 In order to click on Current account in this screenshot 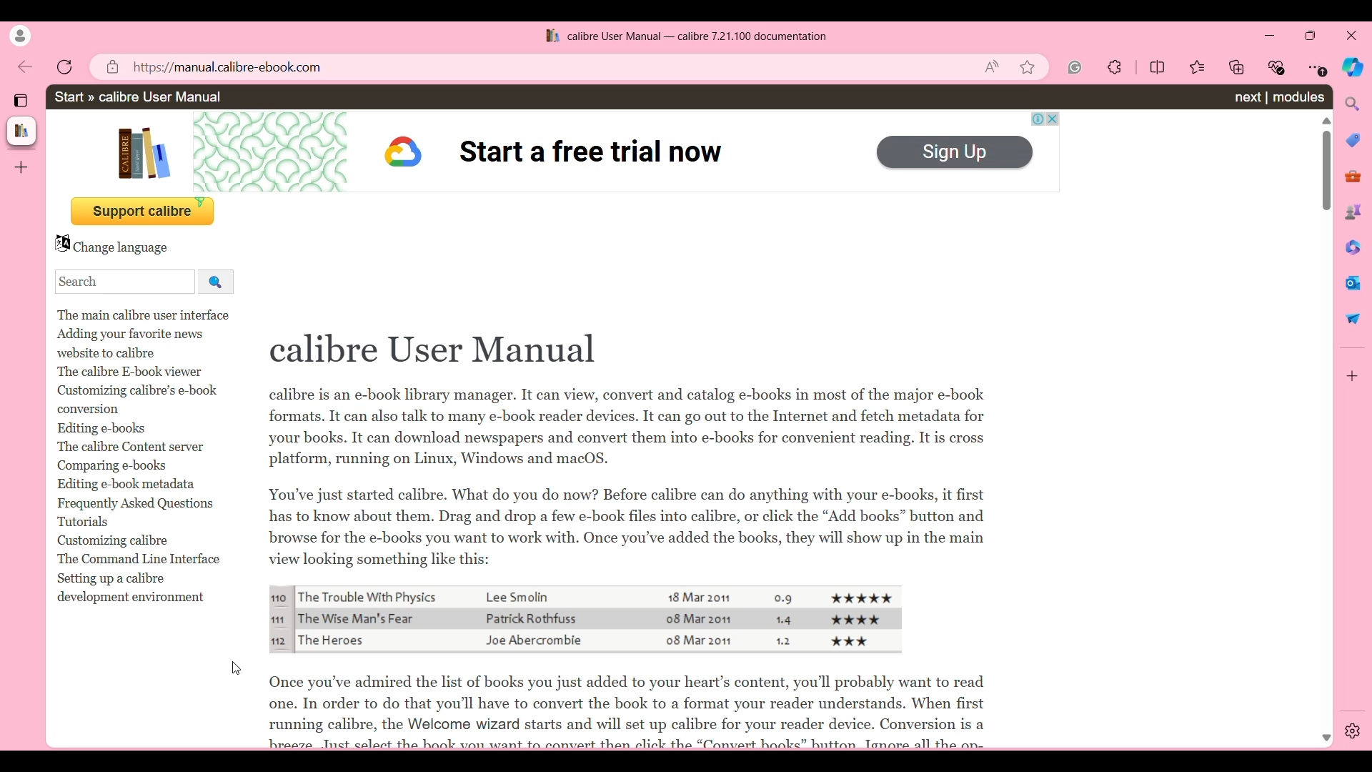, I will do `click(21, 36)`.